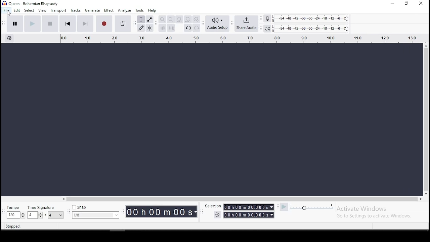  I want to click on help, so click(152, 10).